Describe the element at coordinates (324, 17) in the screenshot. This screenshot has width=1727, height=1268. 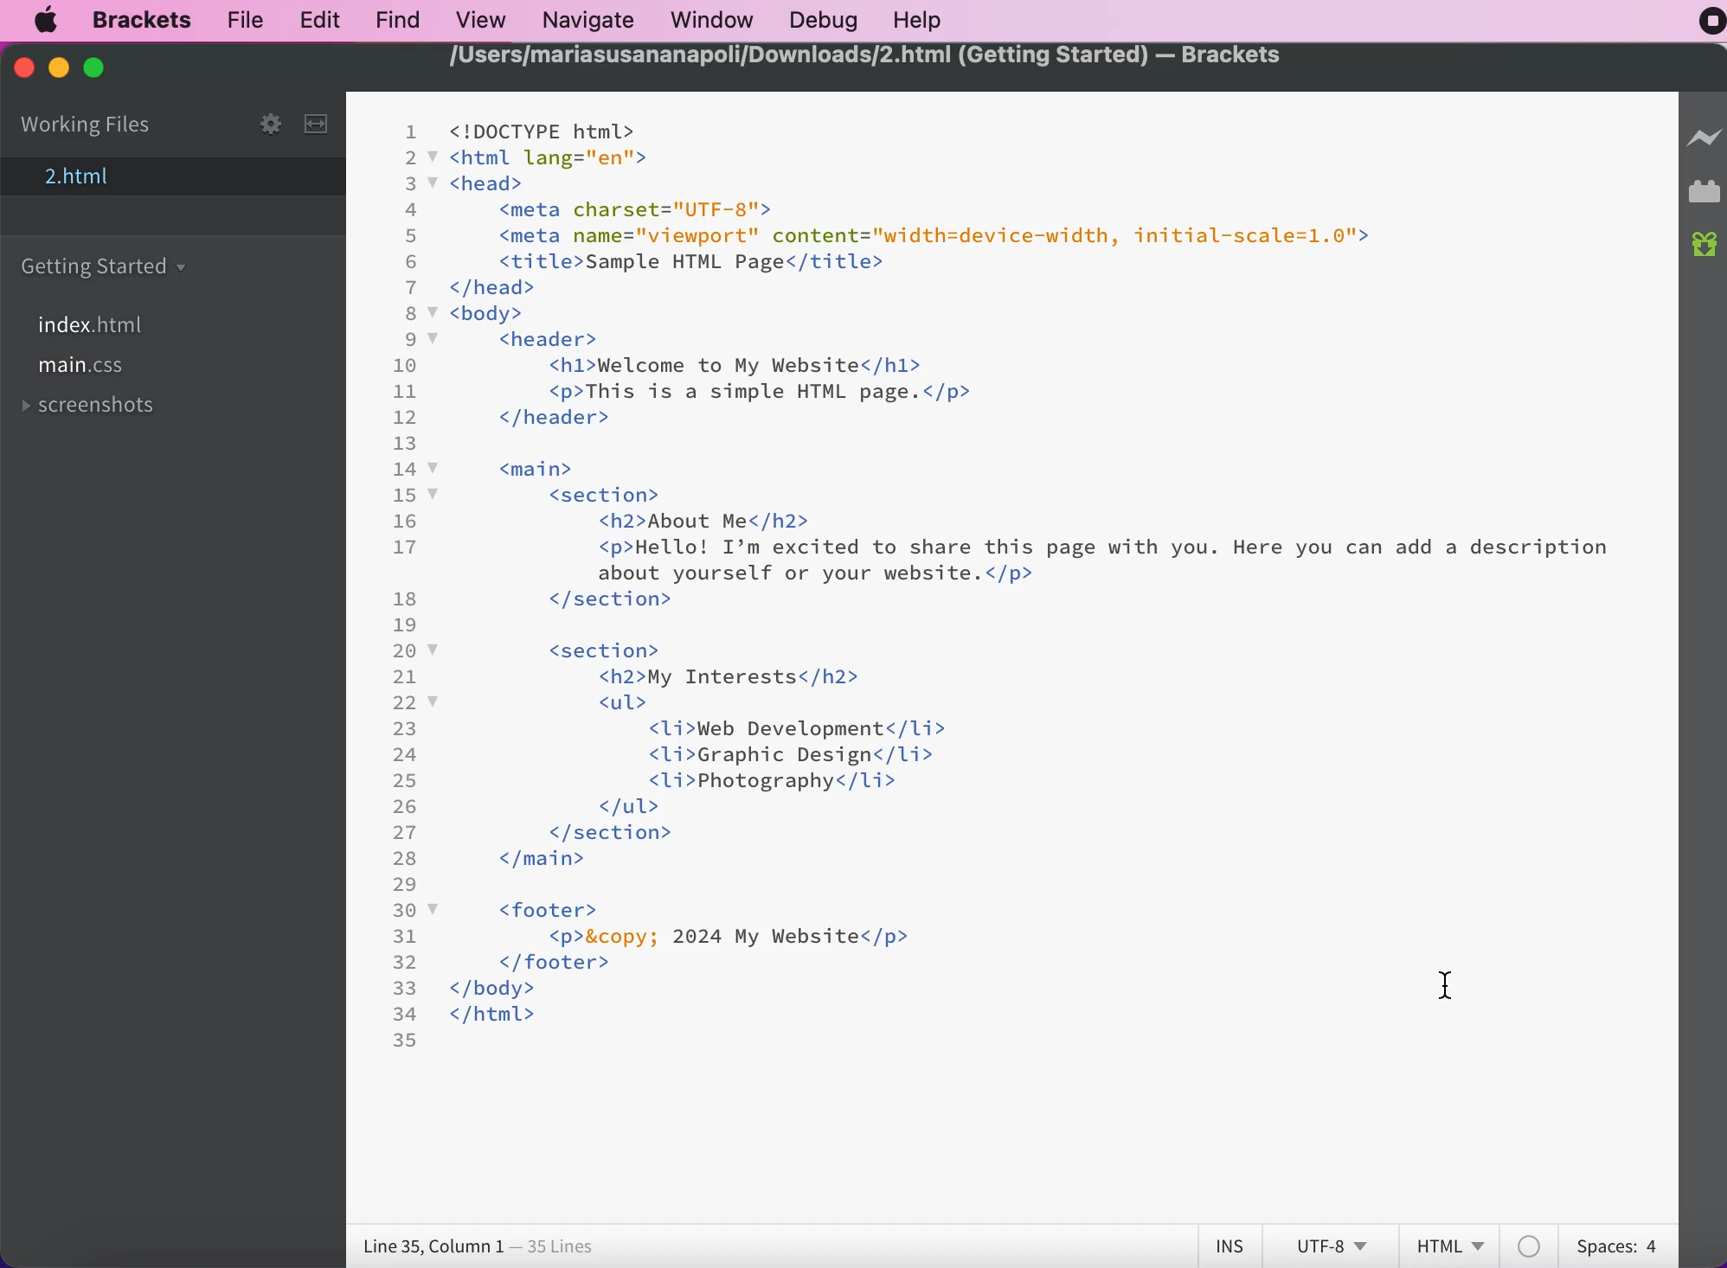
I see `edit` at that location.